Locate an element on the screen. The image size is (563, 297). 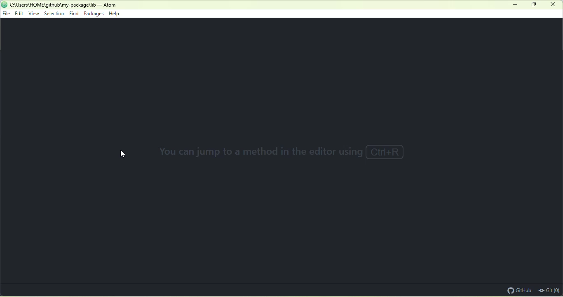
You can jump to a method in the editor using ( Ctrl+R is located at coordinates (278, 154).